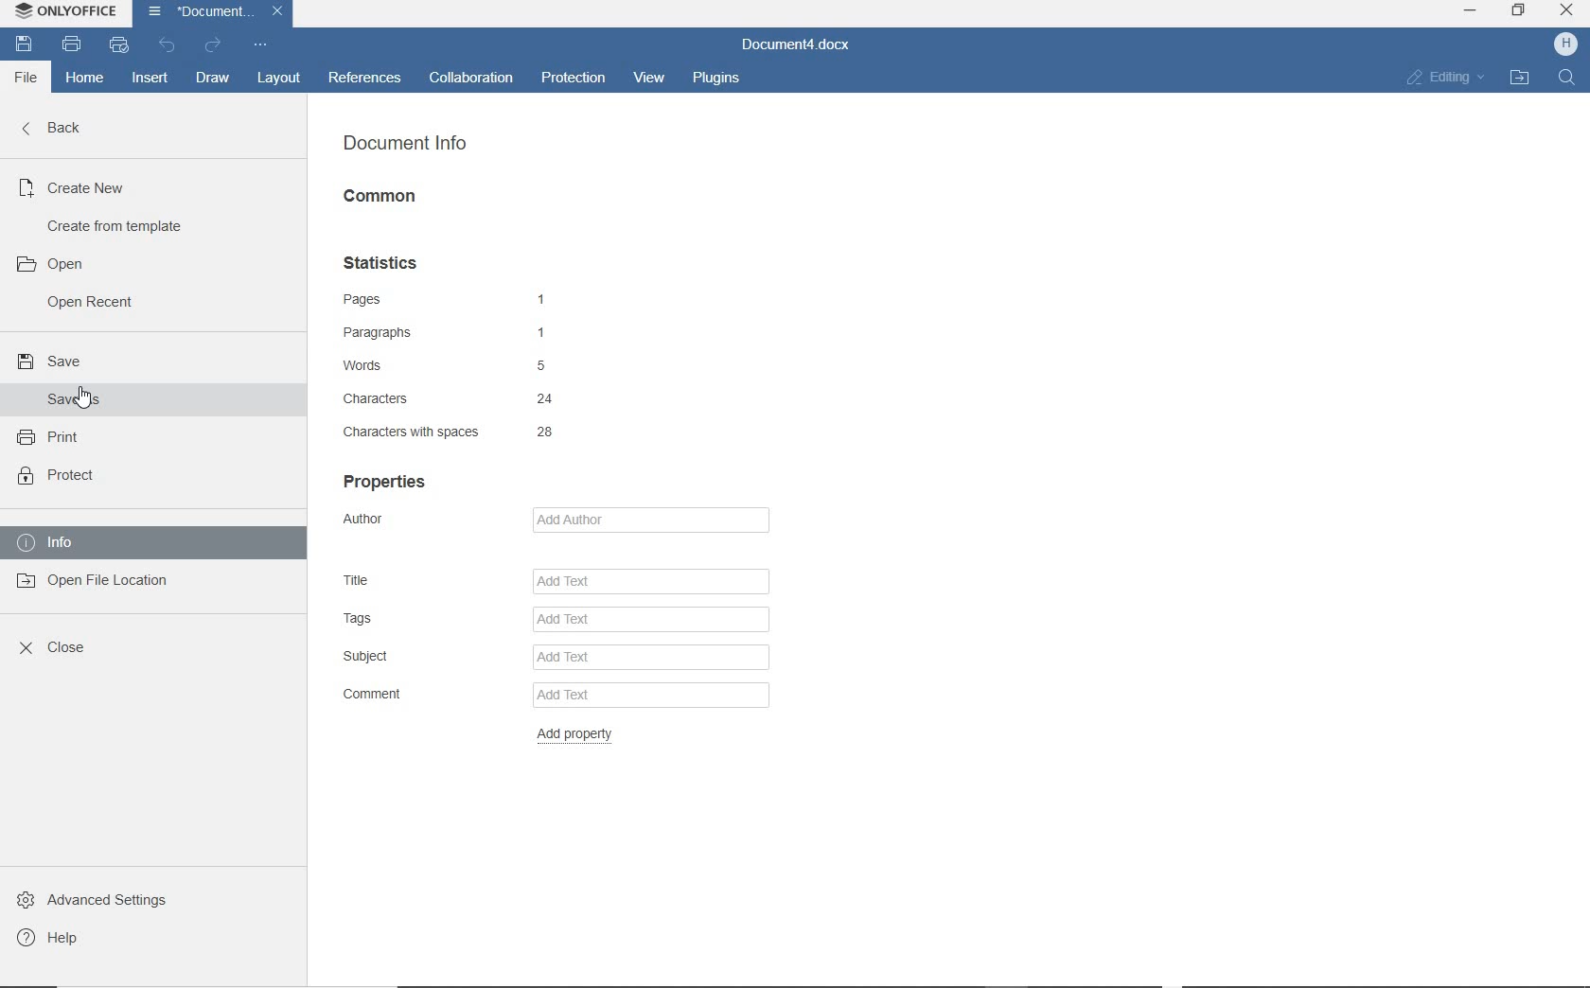 The width and height of the screenshot is (1590, 988). Describe the element at coordinates (1568, 83) in the screenshot. I see `Find` at that location.